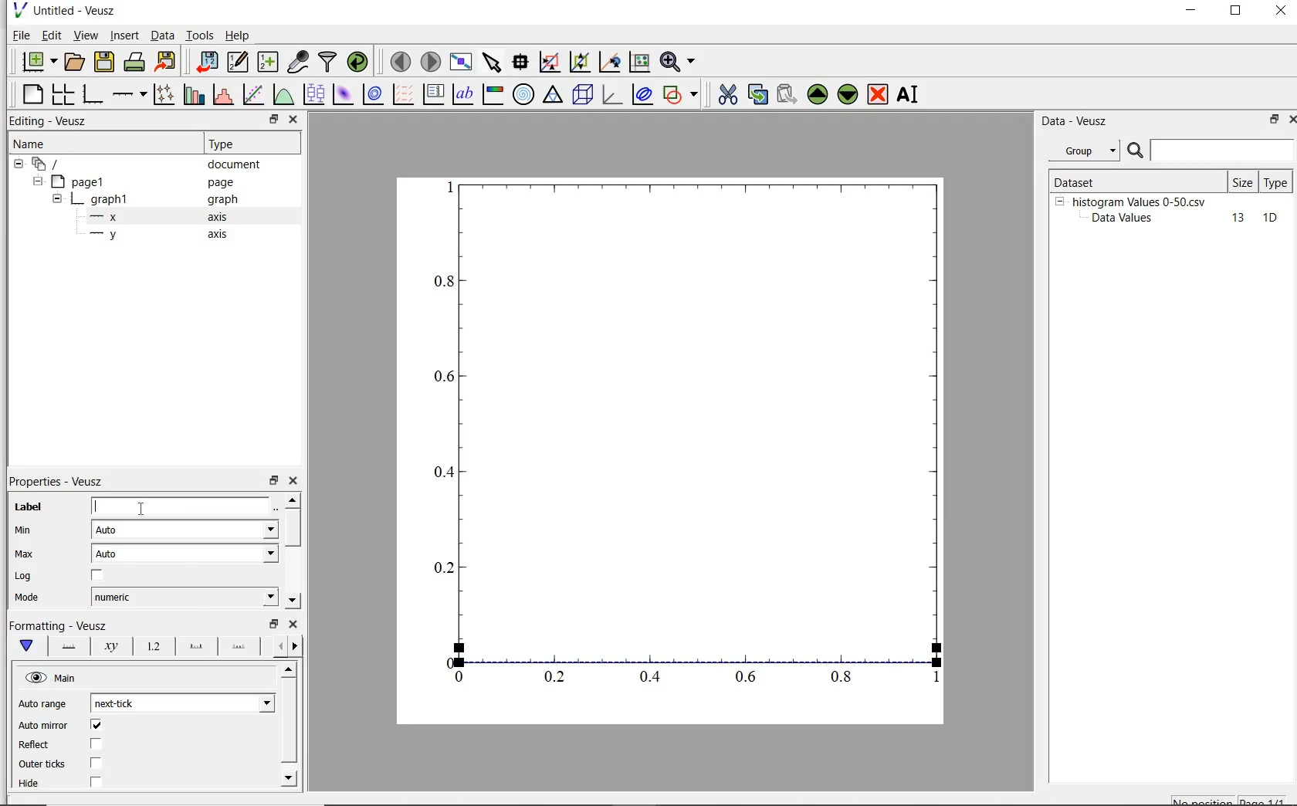  What do you see at coordinates (19, 10) in the screenshot?
I see `veusz logo` at bounding box center [19, 10].